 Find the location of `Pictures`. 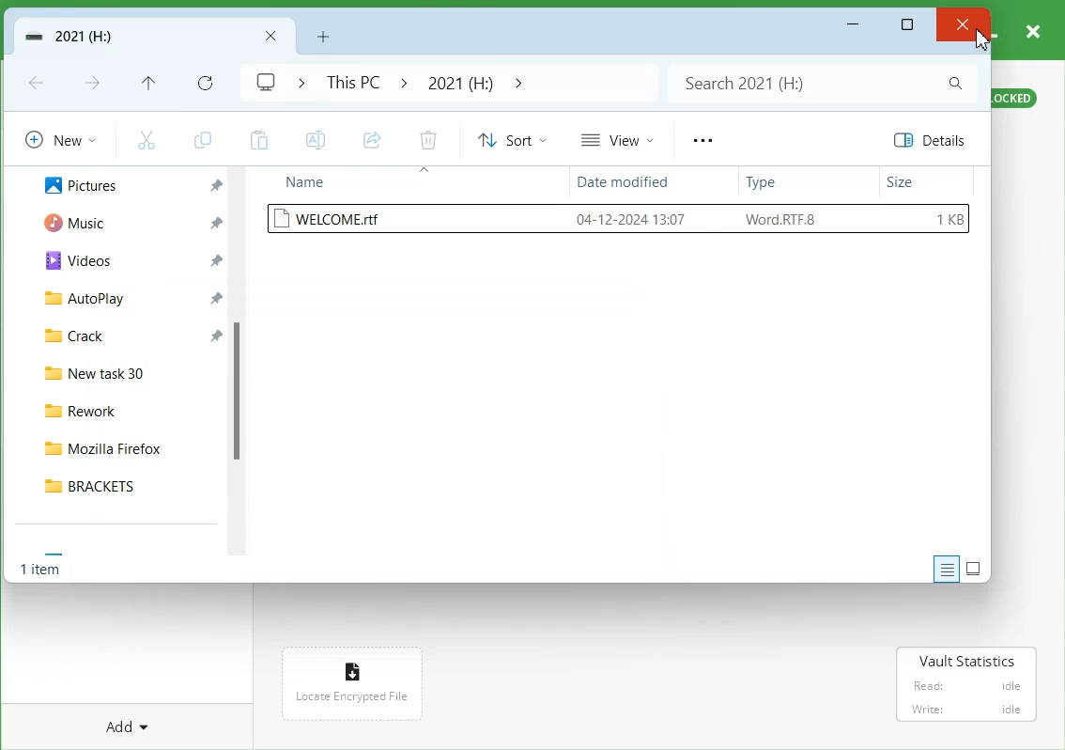

Pictures is located at coordinates (80, 185).